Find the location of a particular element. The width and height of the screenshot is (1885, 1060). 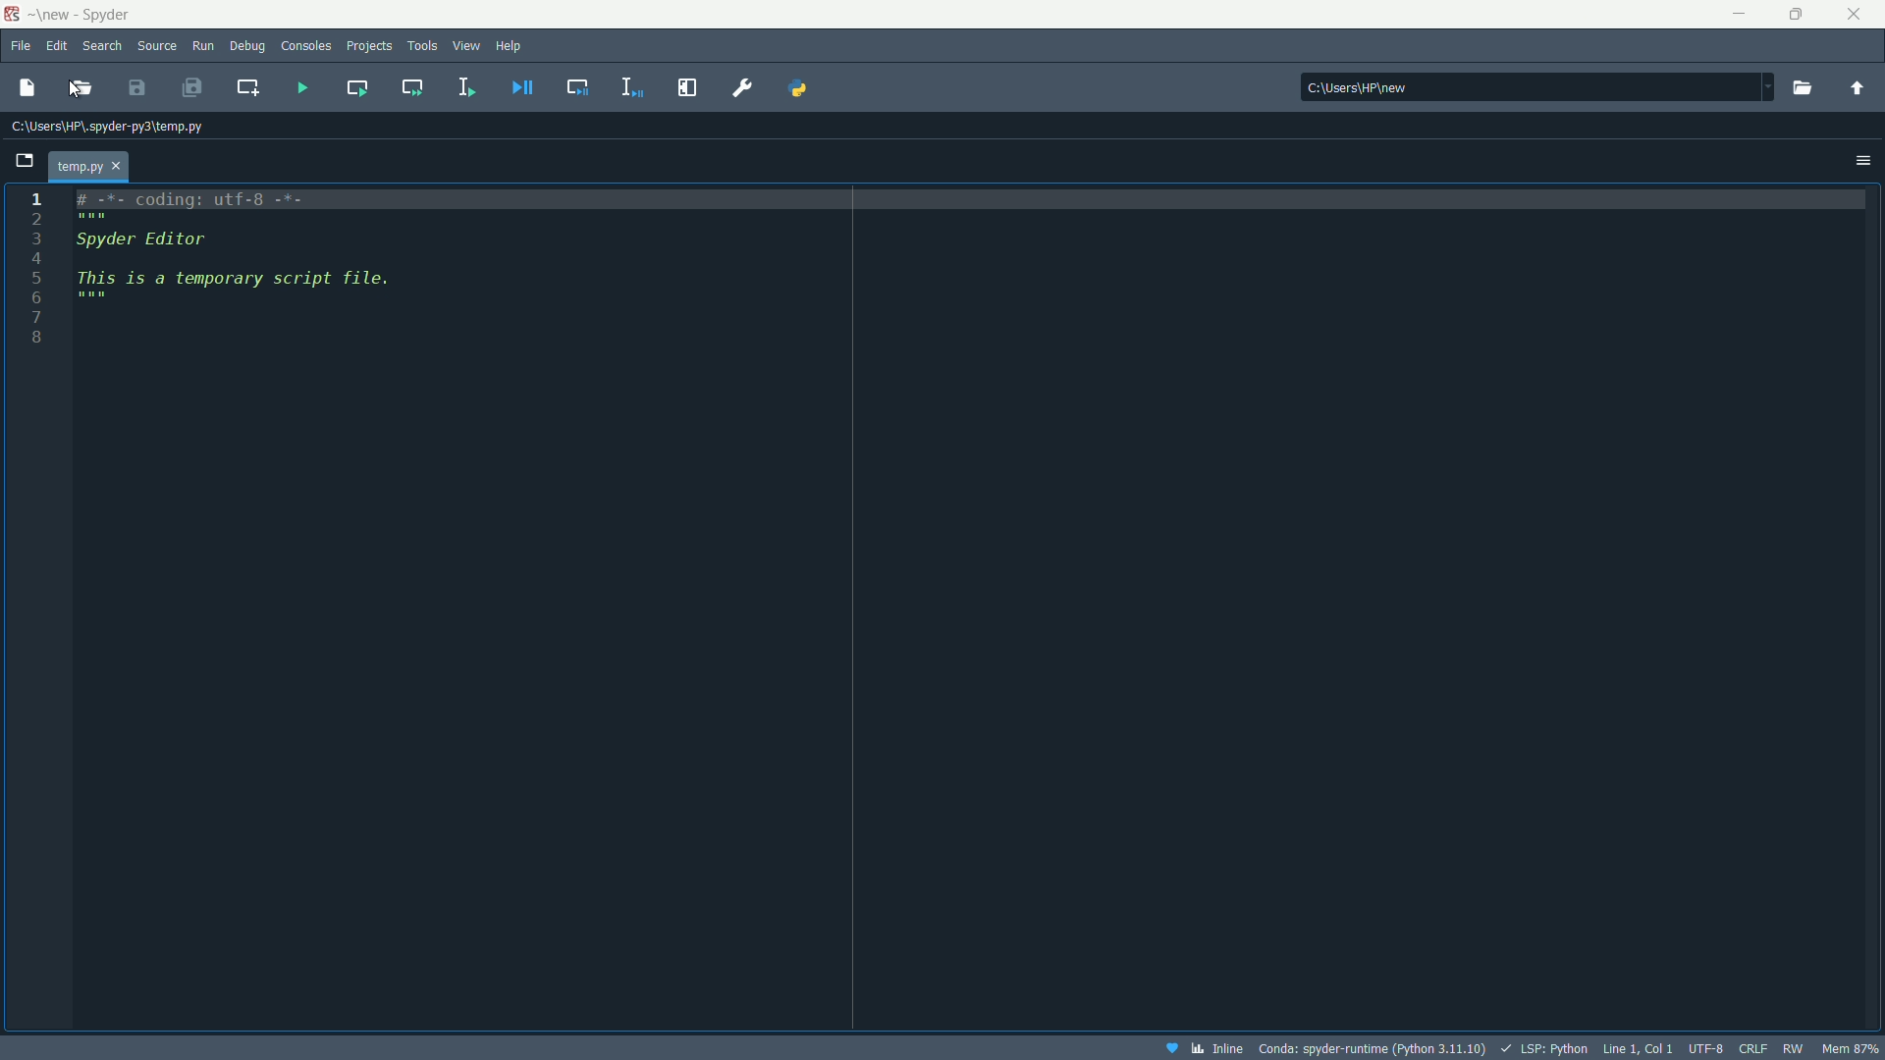

save all files is located at coordinates (198, 91).